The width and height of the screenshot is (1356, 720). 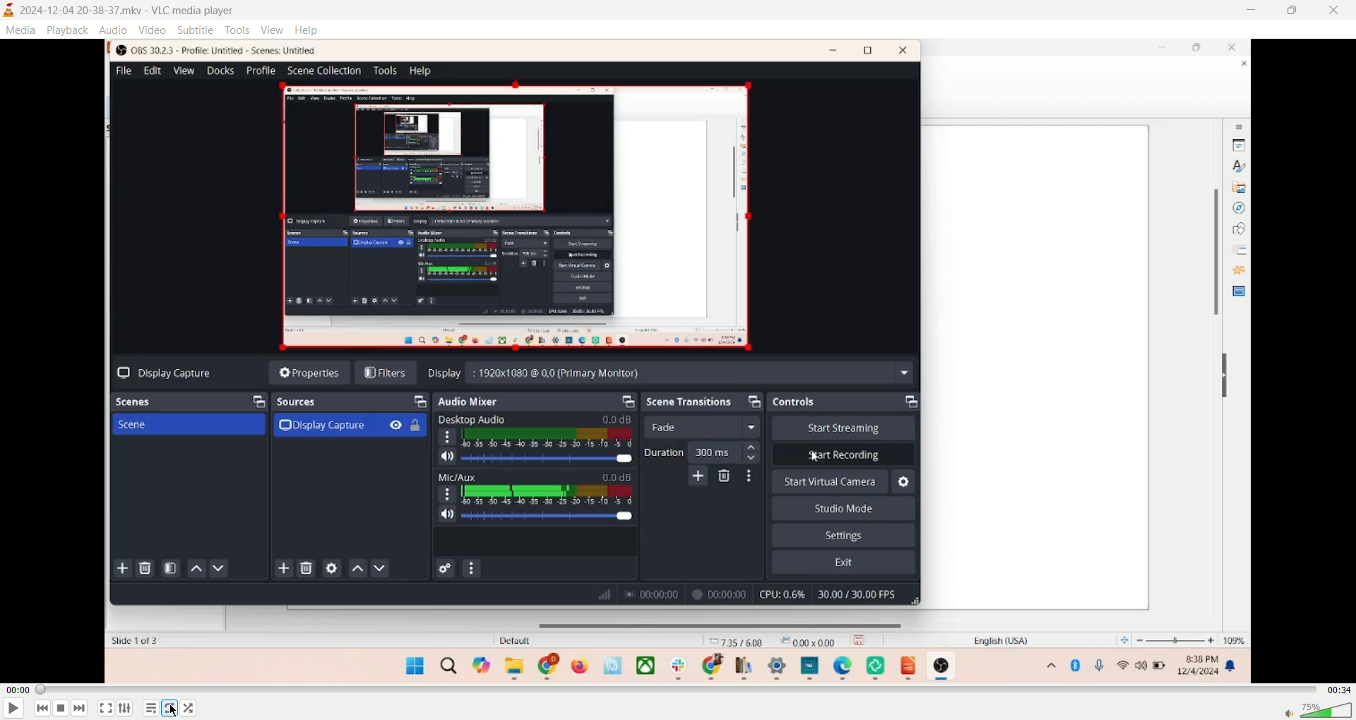 What do you see at coordinates (14, 709) in the screenshot?
I see `play` at bounding box center [14, 709].